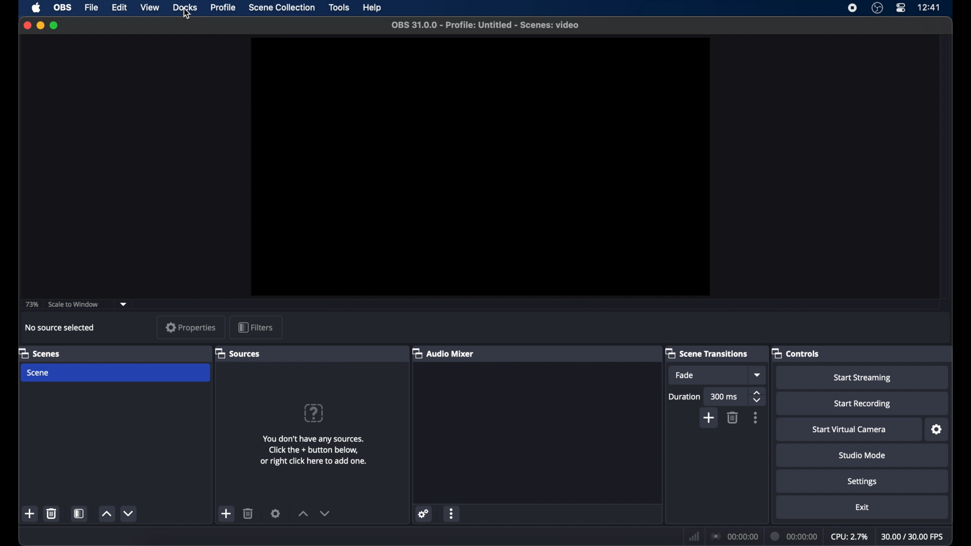 This screenshot has height=546, width=971. What do you see at coordinates (371, 8) in the screenshot?
I see `help` at bounding box center [371, 8].